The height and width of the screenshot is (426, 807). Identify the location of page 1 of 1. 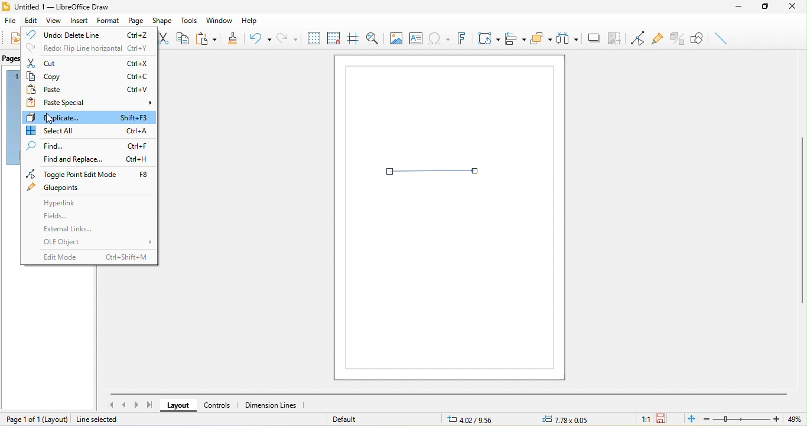
(37, 419).